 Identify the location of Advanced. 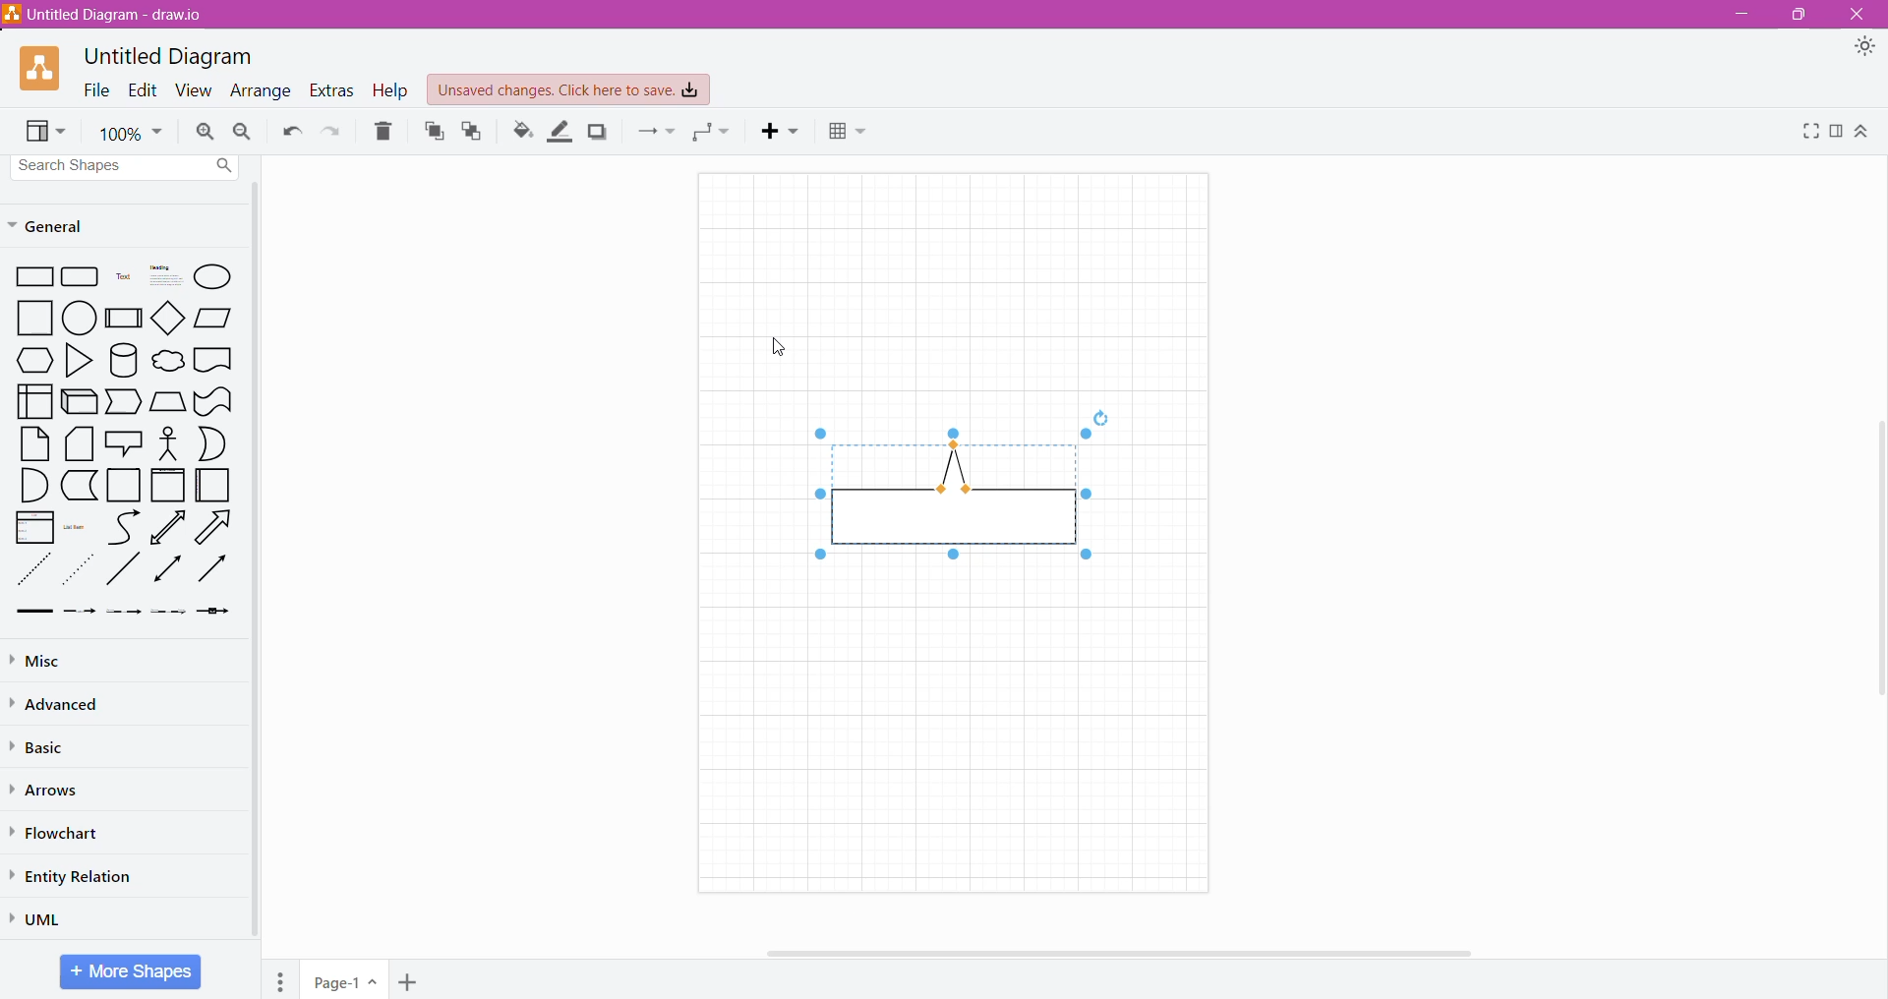
(59, 704).